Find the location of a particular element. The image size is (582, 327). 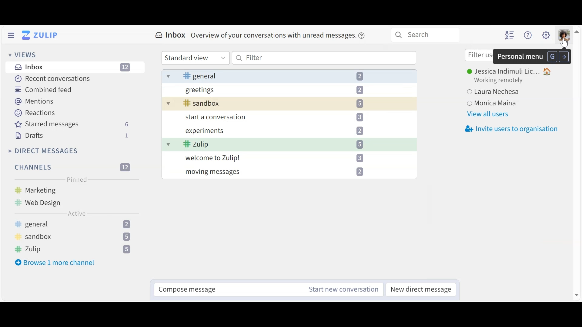

Inbox is located at coordinates (262, 37).